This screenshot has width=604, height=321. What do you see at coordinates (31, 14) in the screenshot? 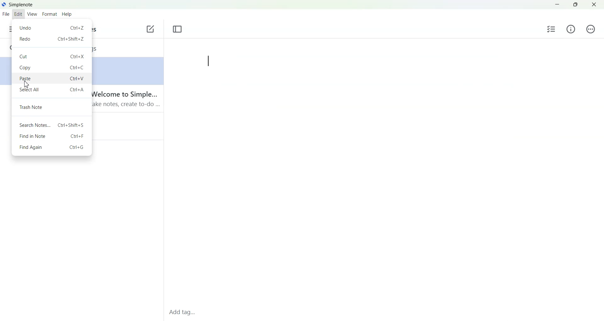
I see `View` at bounding box center [31, 14].